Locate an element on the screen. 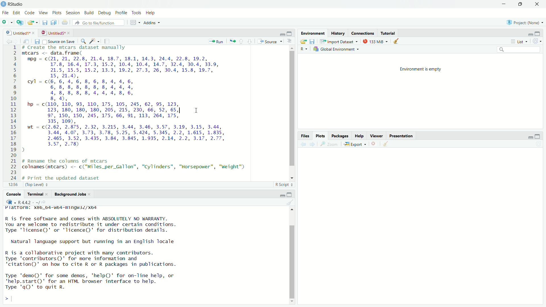 This screenshot has height=307, width=546. Tutorial is located at coordinates (388, 33).